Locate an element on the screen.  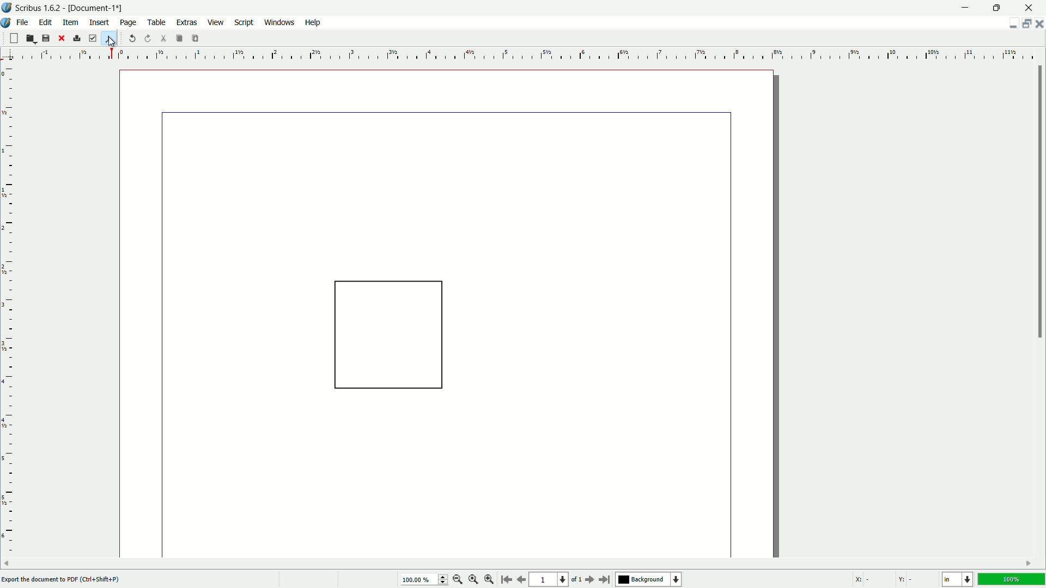
extras menu is located at coordinates (186, 23).